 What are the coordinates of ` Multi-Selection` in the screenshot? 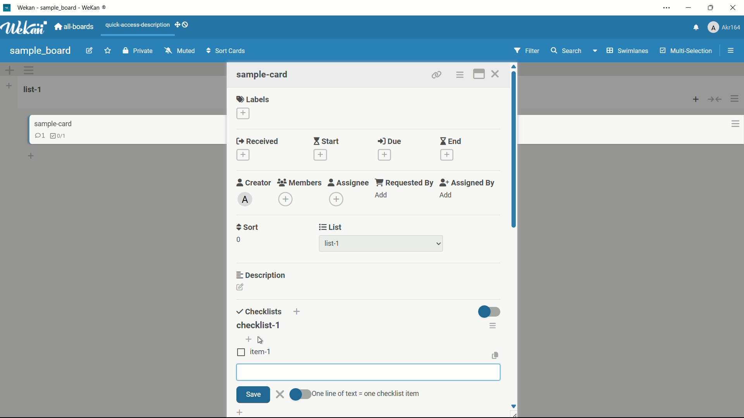 It's located at (687, 51).